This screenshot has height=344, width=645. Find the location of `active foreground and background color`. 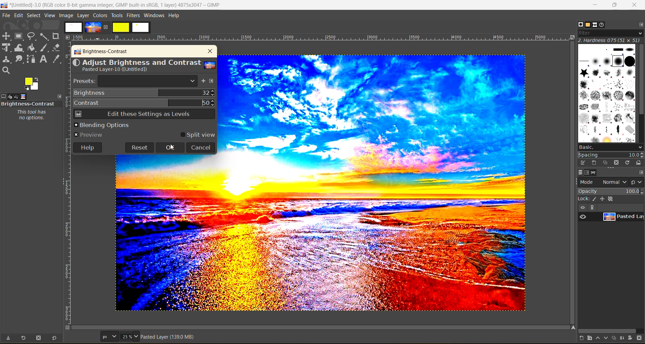

active foreground and background color is located at coordinates (32, 84).